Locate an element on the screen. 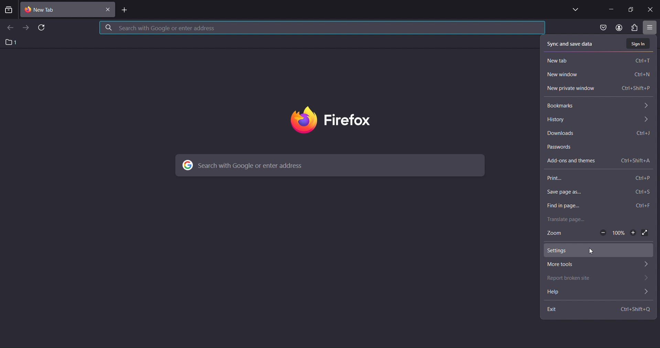 Image resolution: width=660 pixels, height=348 pixels. settings is located at coordinates (594, 249).